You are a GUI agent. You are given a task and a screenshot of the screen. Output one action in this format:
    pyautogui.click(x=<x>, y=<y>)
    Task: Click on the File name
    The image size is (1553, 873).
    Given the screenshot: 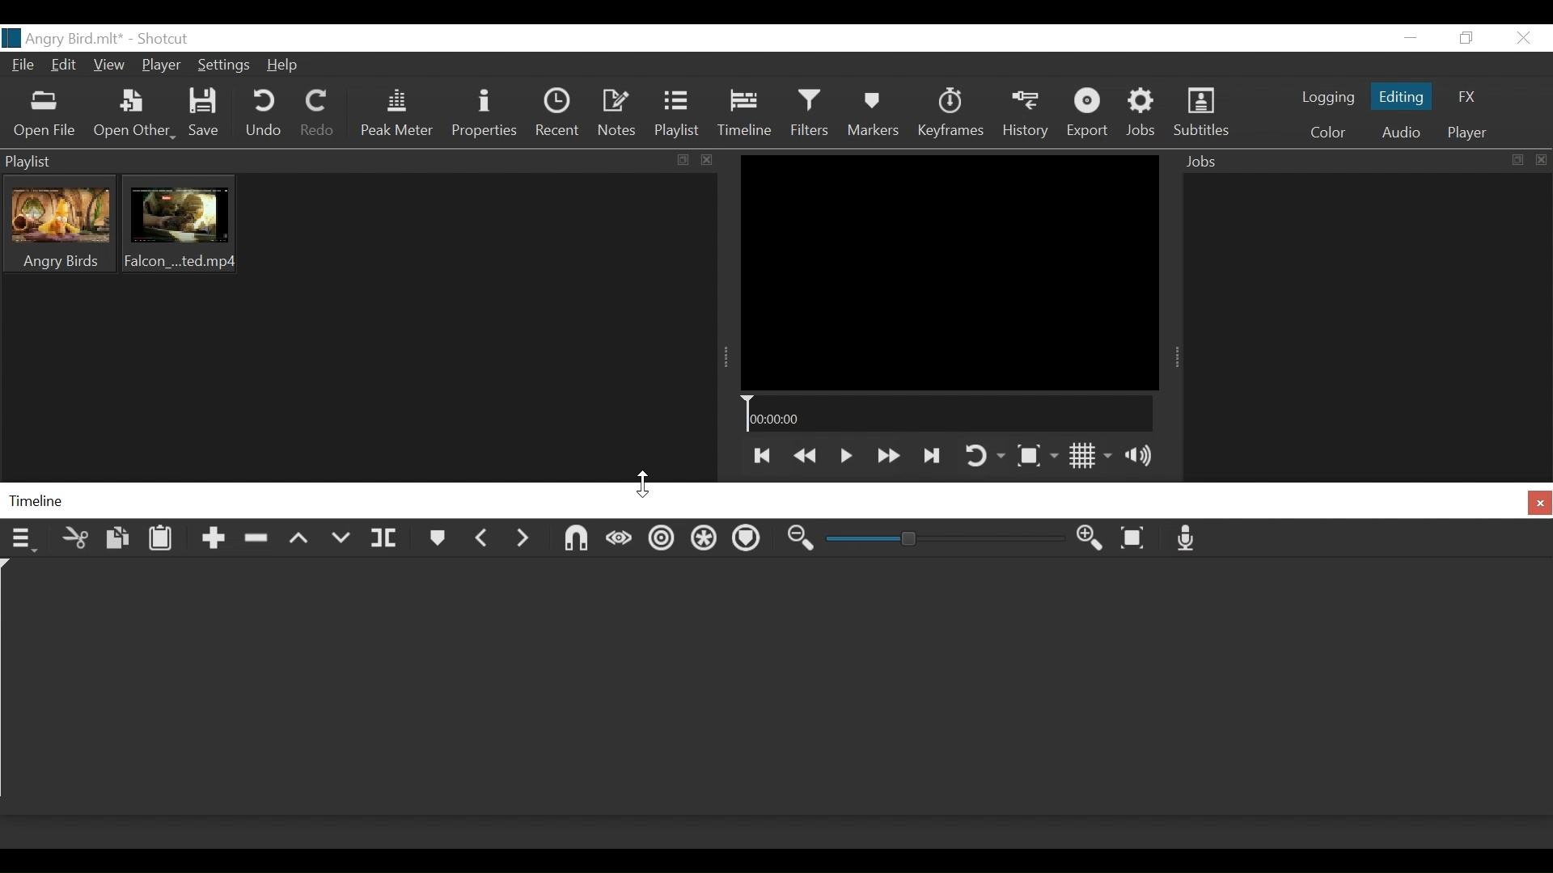 What is the action you would take?
    pyautogui.click(x=62, y=39)
    